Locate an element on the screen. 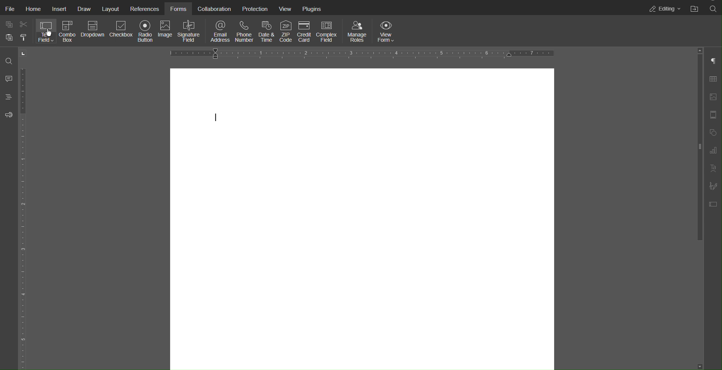 The width and height of the screenshot is (722, 370). Protection is located at coordinates (254, 9).